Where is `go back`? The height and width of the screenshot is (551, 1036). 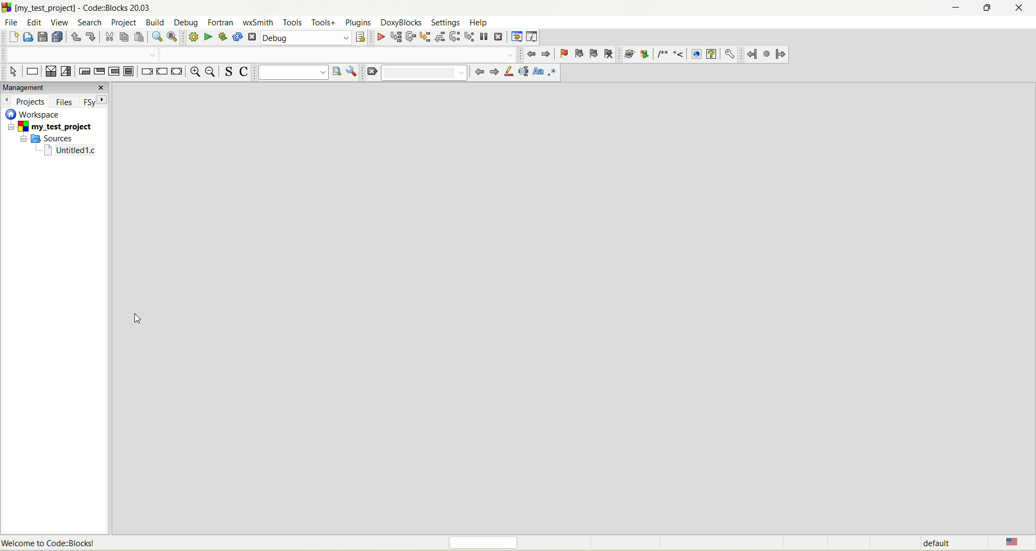
go back is located at coordinates (478, 72).